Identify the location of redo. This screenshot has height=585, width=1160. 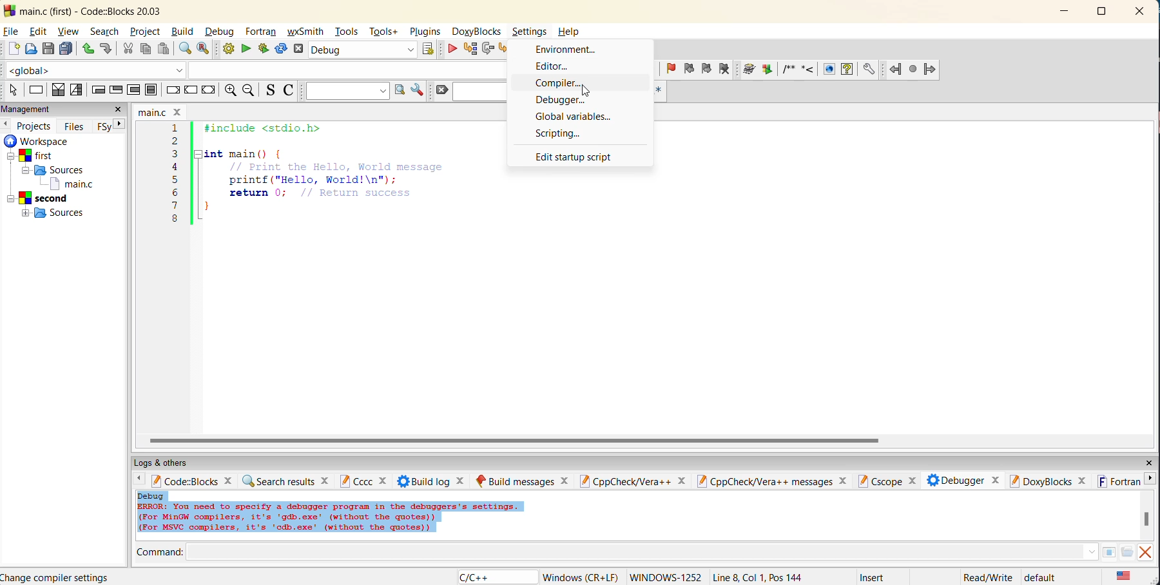
(106, 50).